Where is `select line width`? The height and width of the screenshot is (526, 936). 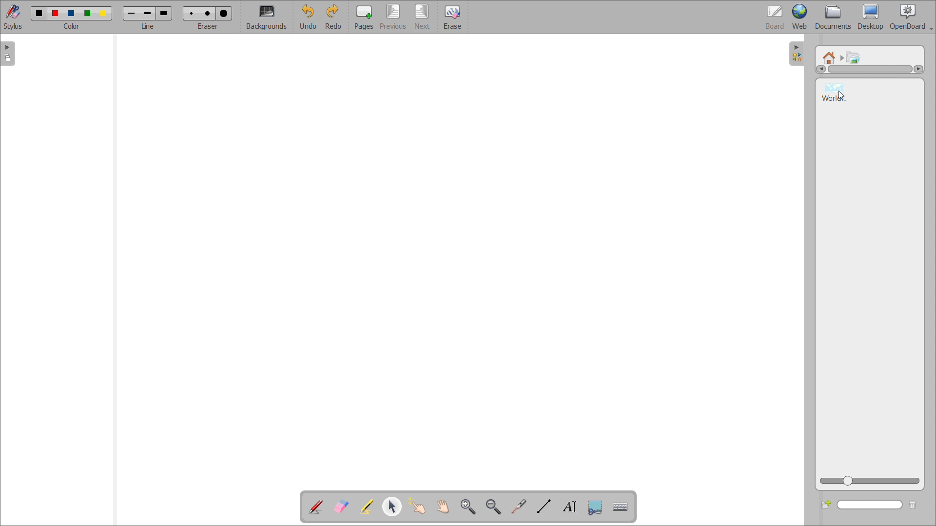 select line width is located at coordinates (148, 18).